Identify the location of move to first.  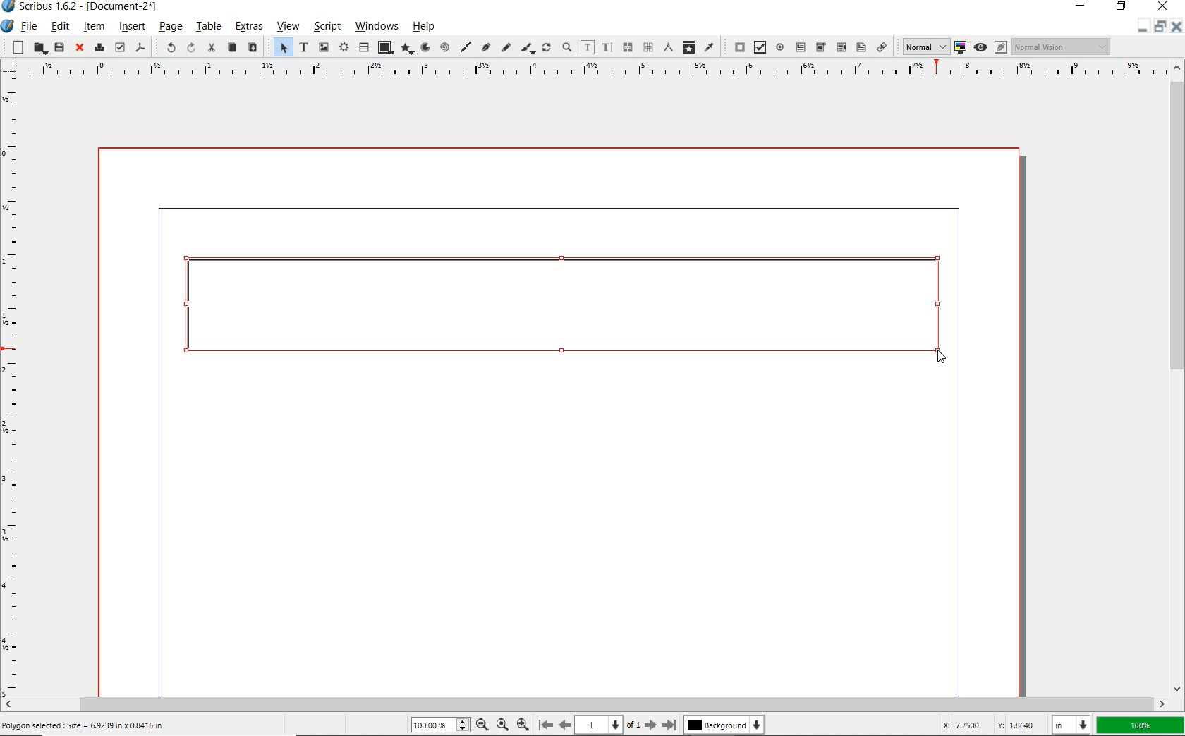
(545, 724).